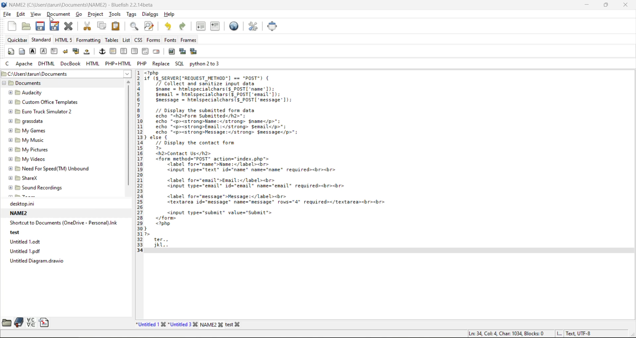  Describe the element at coordinates (123, 52) in the screenshot. I see `center` at that location.